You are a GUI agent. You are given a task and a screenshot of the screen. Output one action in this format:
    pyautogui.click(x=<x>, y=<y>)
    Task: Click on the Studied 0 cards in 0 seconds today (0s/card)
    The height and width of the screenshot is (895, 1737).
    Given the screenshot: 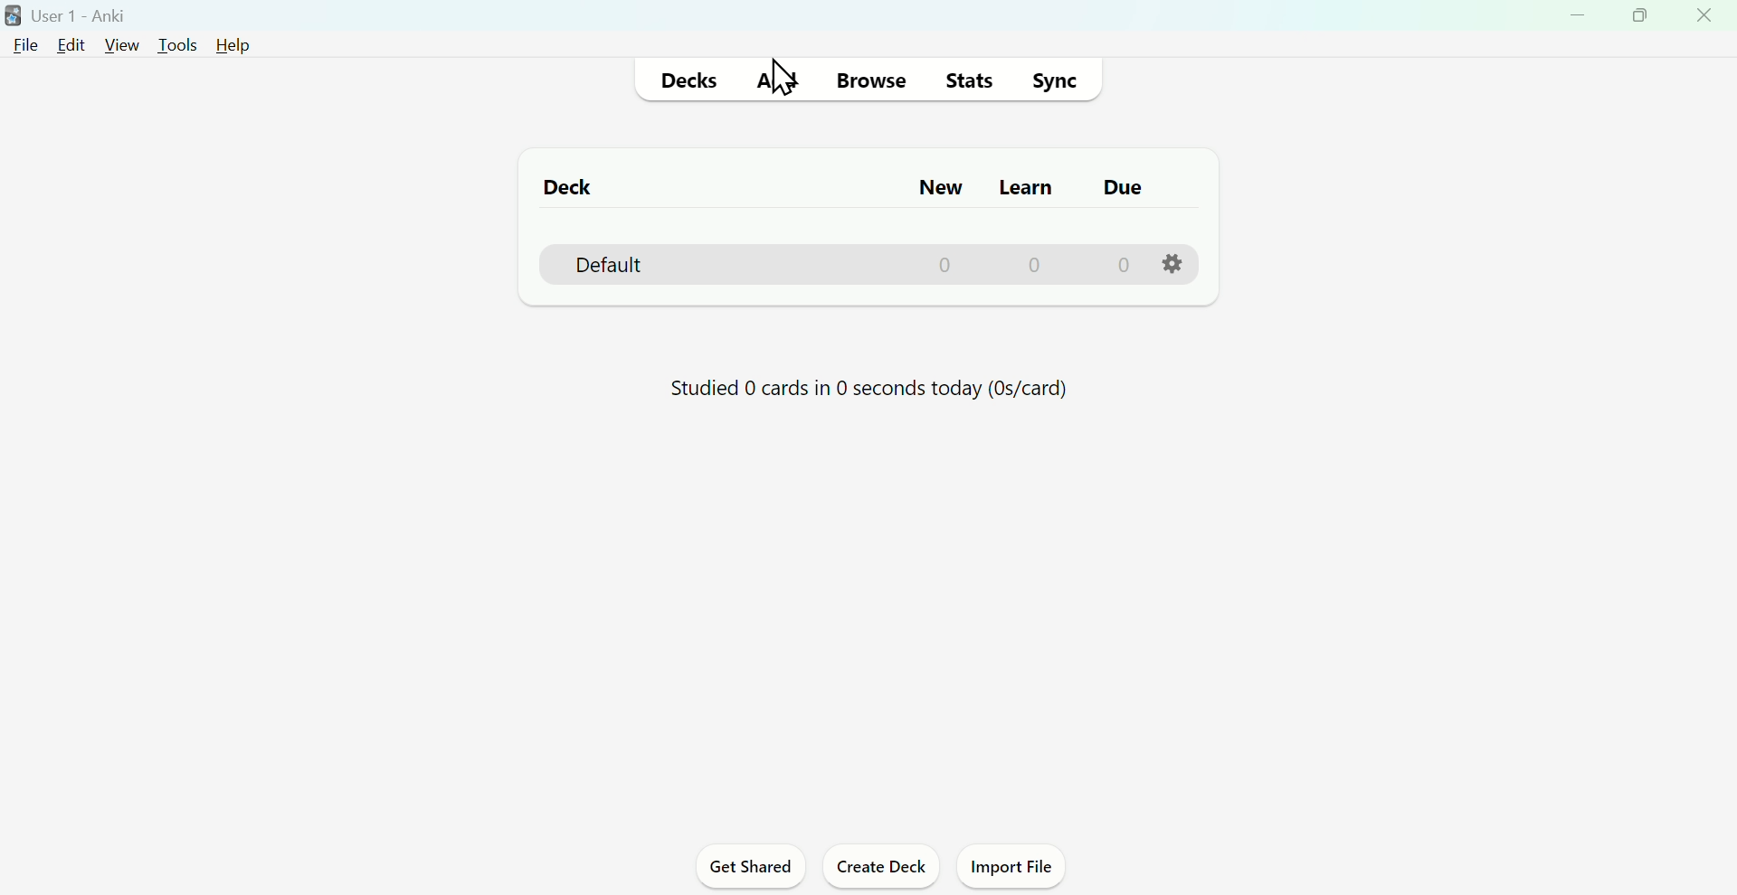 What is the action you would take?
    pyautogui.click(x=869, y=389)
    